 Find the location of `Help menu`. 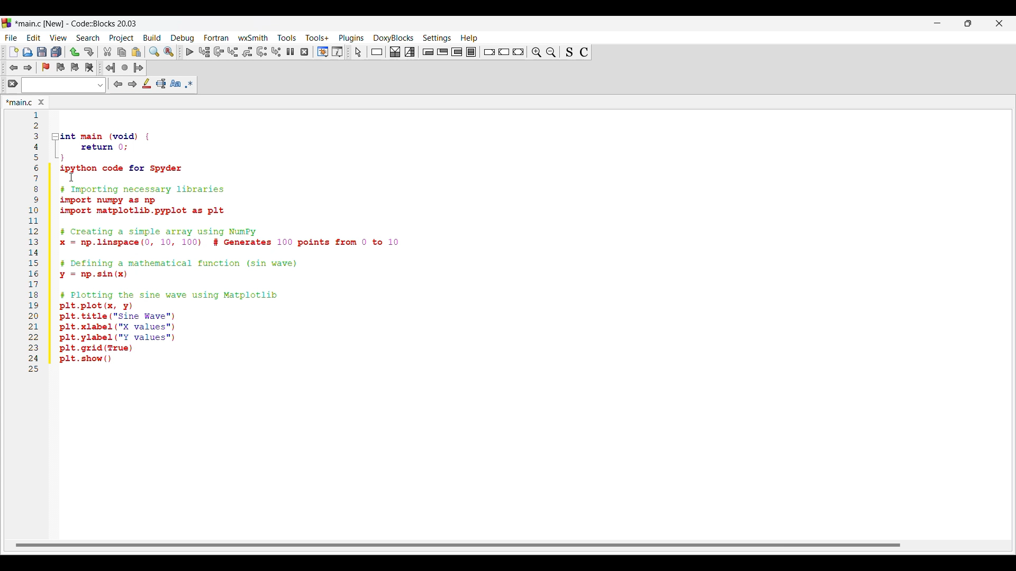

Help menu is located at coordinates (469, 38).